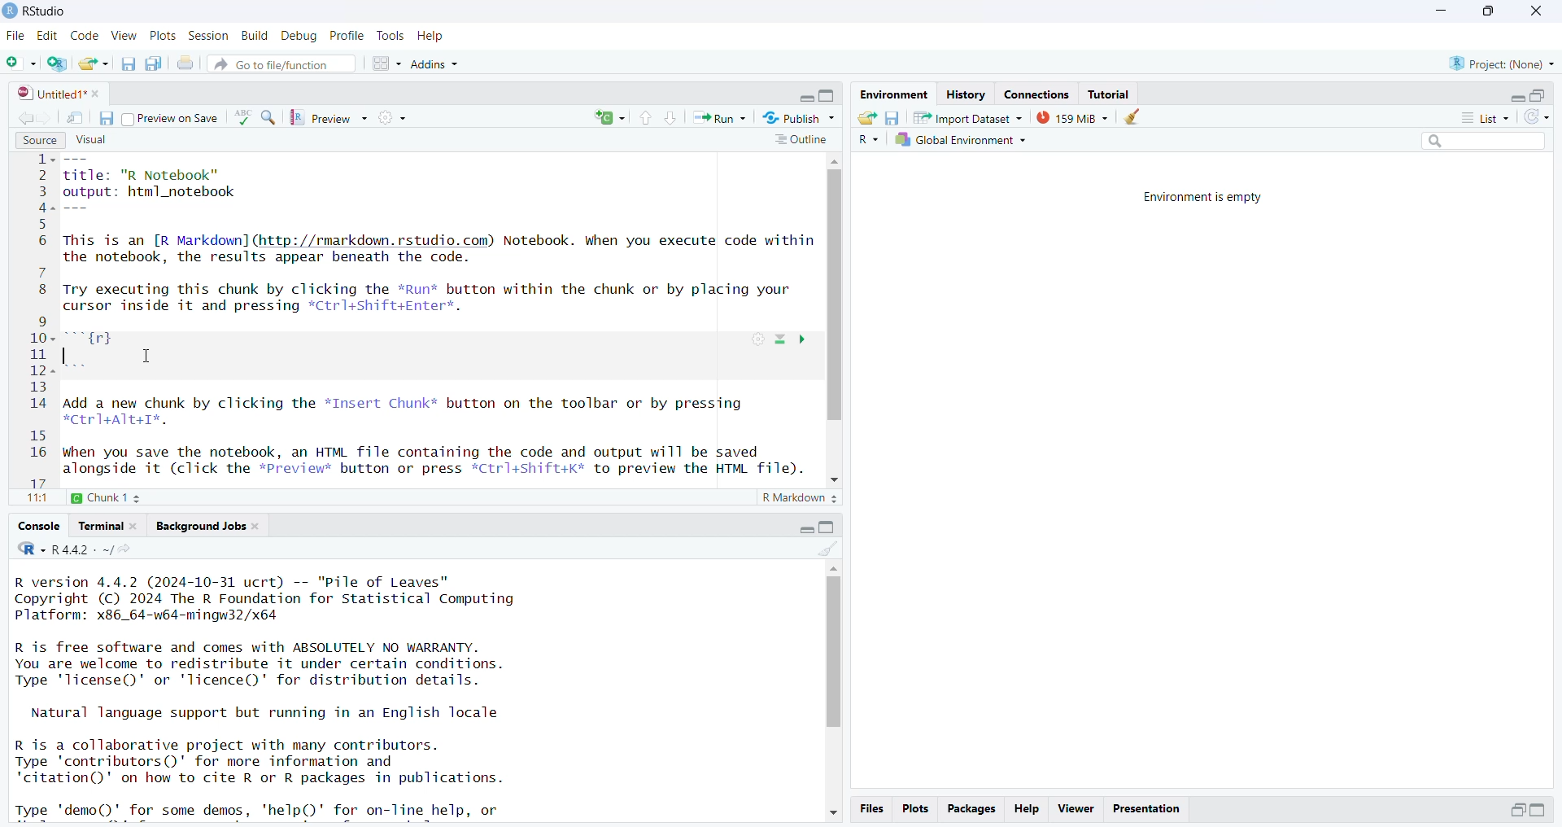  What do you see at coordinates (172, 120) in the screenshot?
I see `preview on save` at bounding box center [172, 120].